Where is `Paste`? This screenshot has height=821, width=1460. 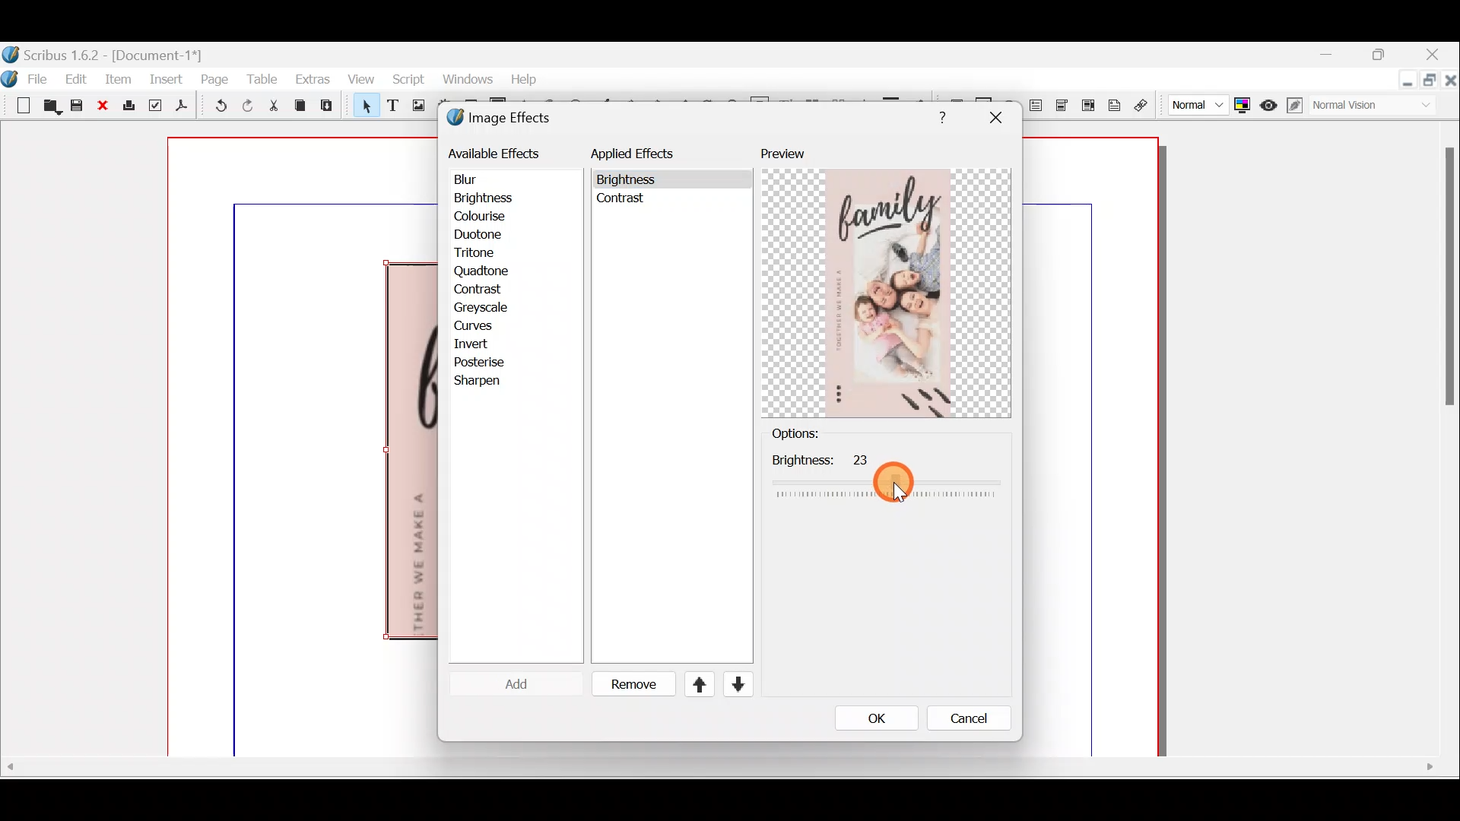
Paste is located at coordinates (330, 107).